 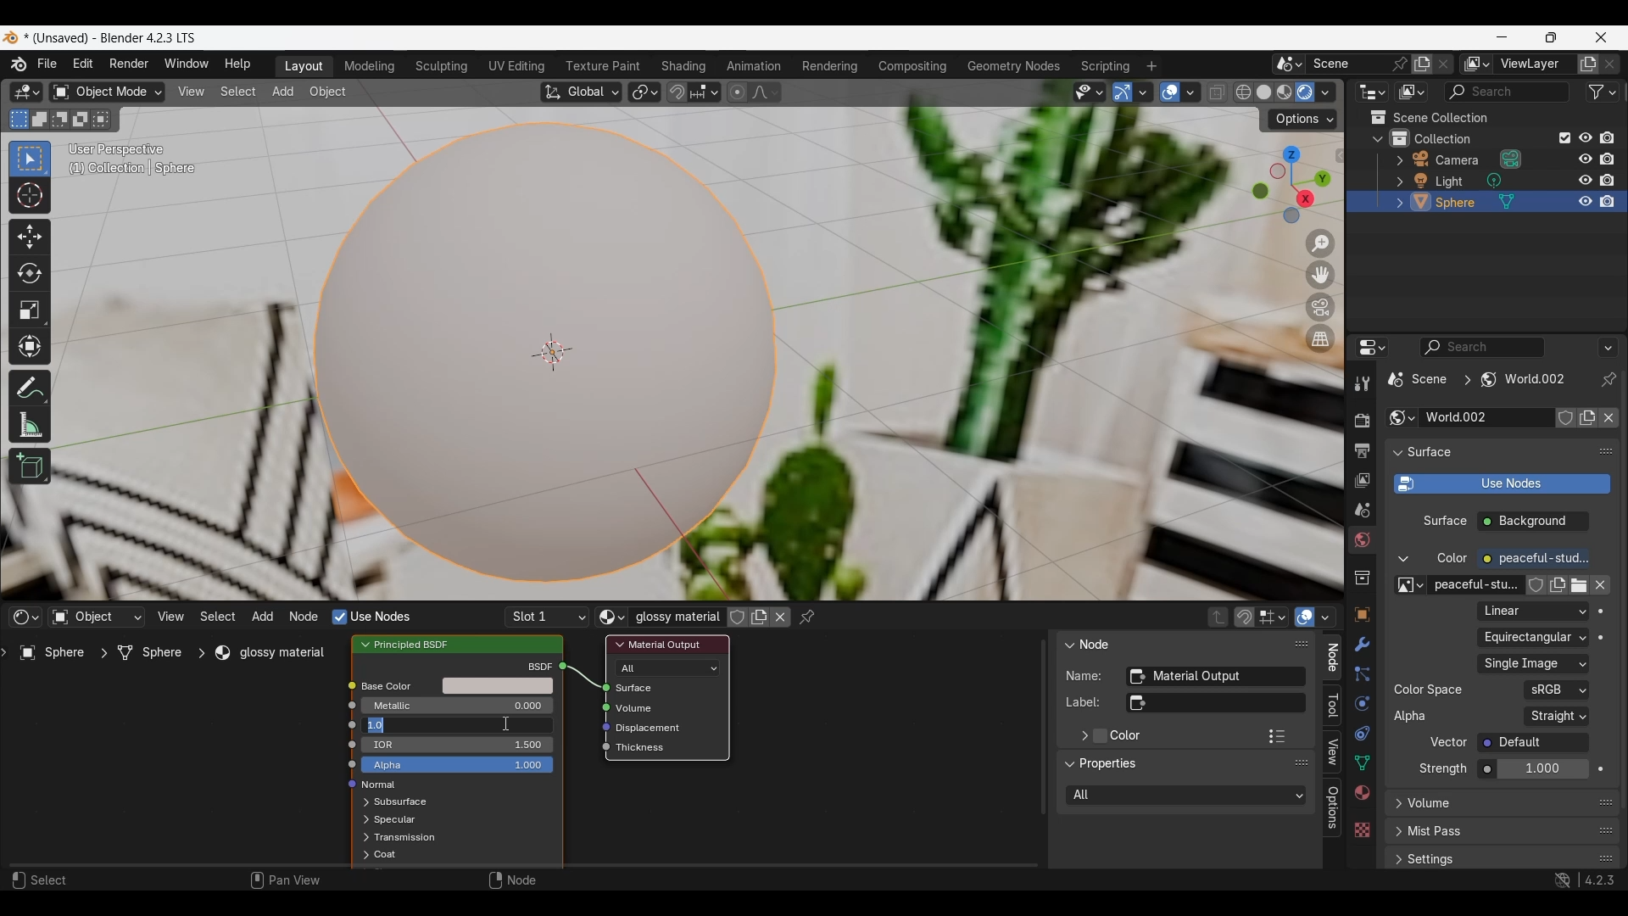 What do you see at coordinates (1305, 92) in the screenshot?
I see `Viewport shading: rendered` at bounding box center [1305, 92].